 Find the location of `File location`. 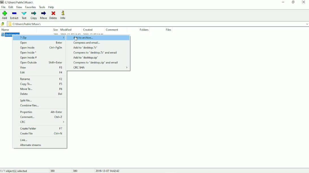

File location is located at coordinates (158, 24).